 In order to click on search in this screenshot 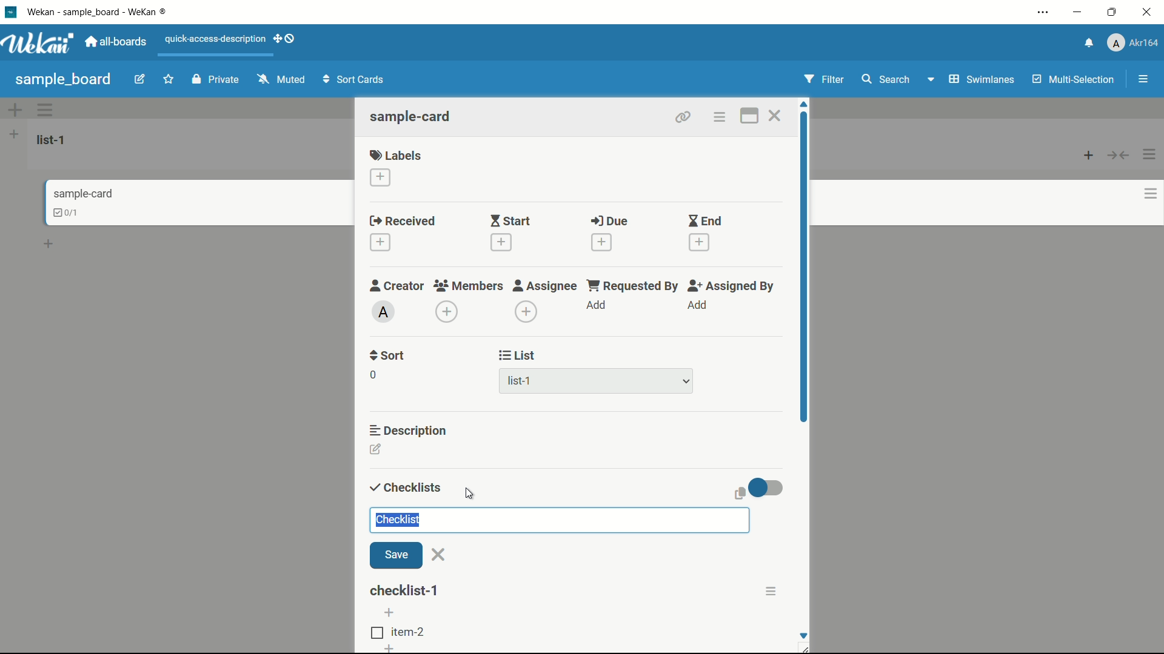, I will do `click(885, 79)`.